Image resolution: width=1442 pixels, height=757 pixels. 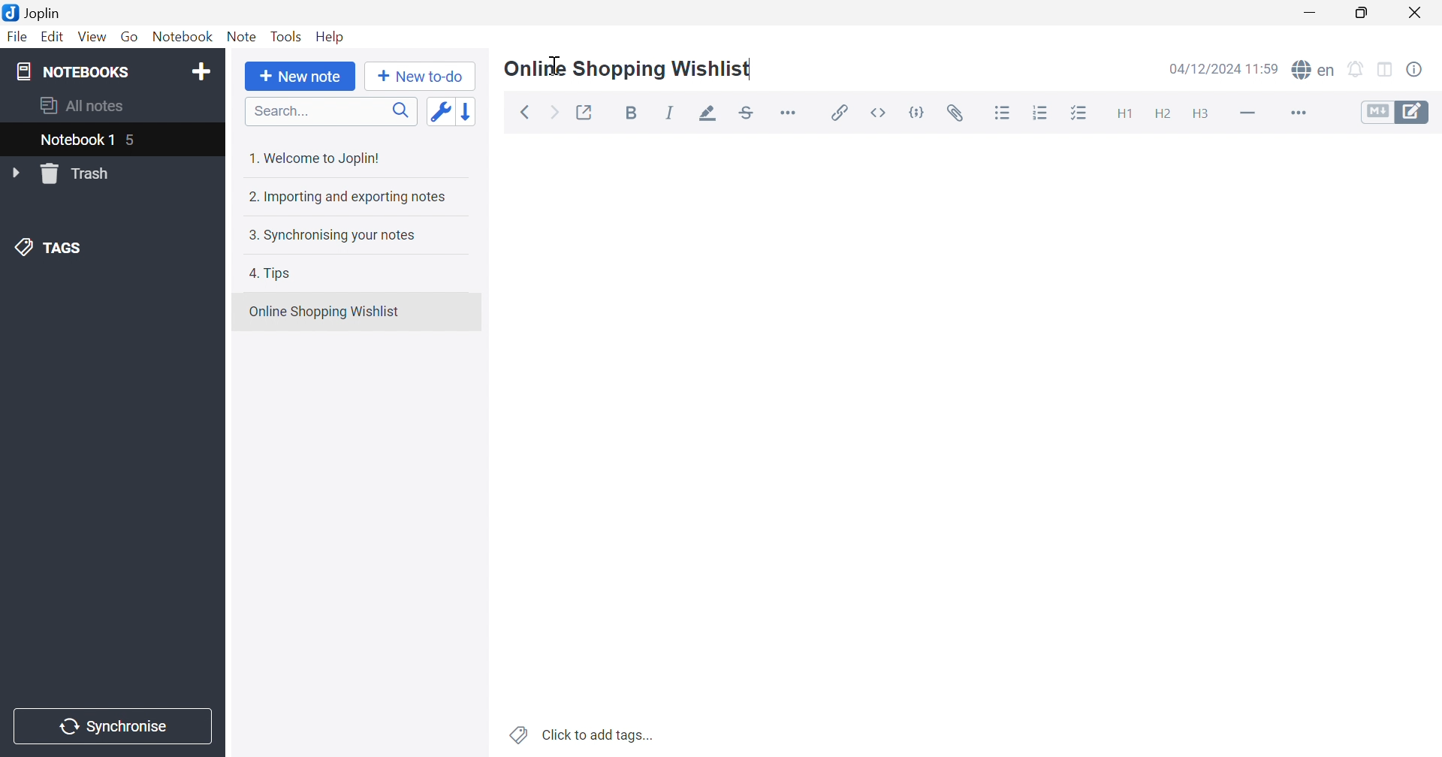 What do you see at coordinates (557, 113) in the screenshot?
I see `Forward` at bounding box center [557, 113].